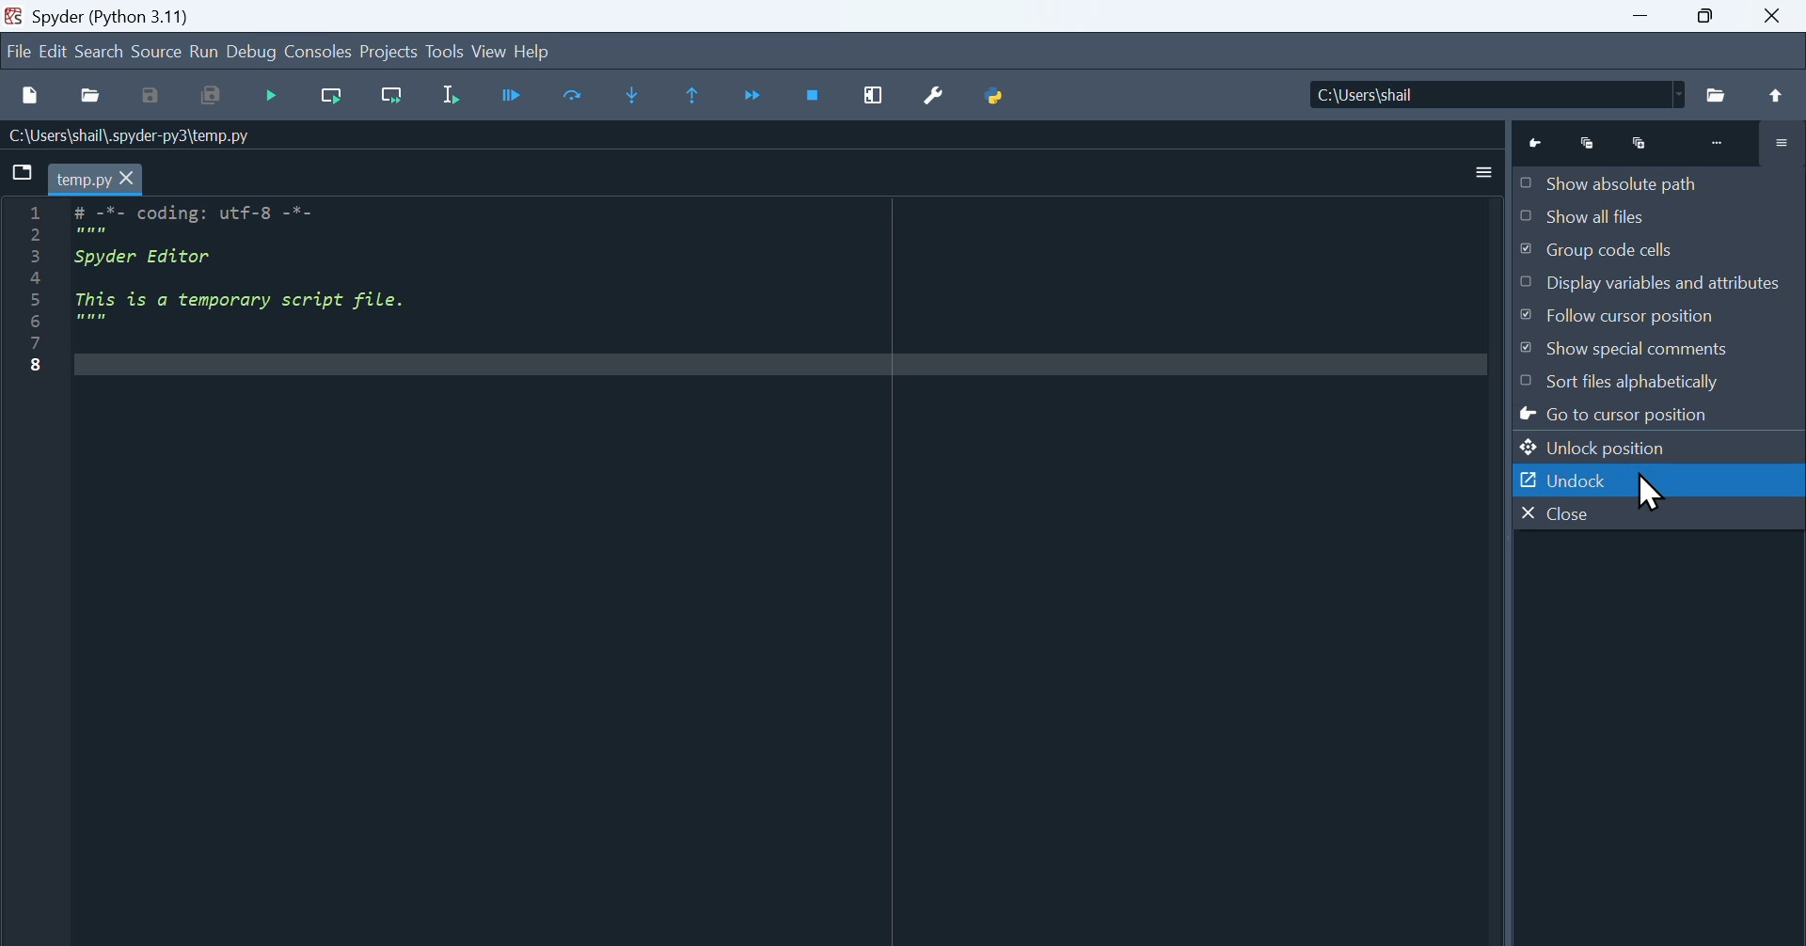  Describe the element at coordinates (450, 94) in the screenshot. I see `Run selection` at that location.